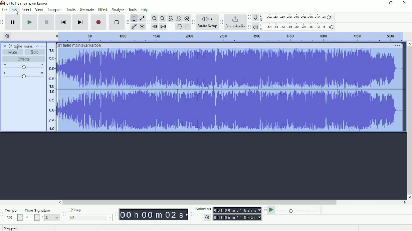 The height and width of the screenshot is (231, 412). What do you see at coordinates (39, 9) in the screenshot?
I see `View` at bounding box center [39, 9].